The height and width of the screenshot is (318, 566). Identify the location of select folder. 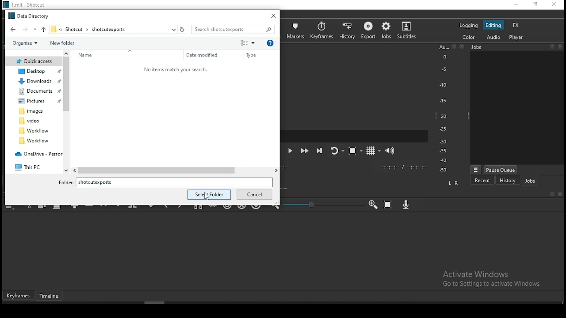
(209, 194).